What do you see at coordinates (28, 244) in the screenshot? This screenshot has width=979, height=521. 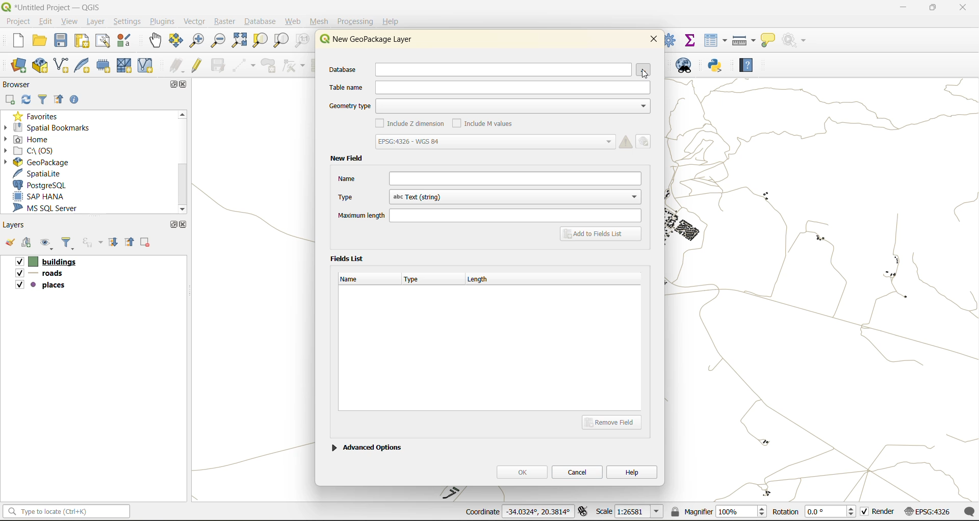 I see `add` at bounding box center [28, 244].